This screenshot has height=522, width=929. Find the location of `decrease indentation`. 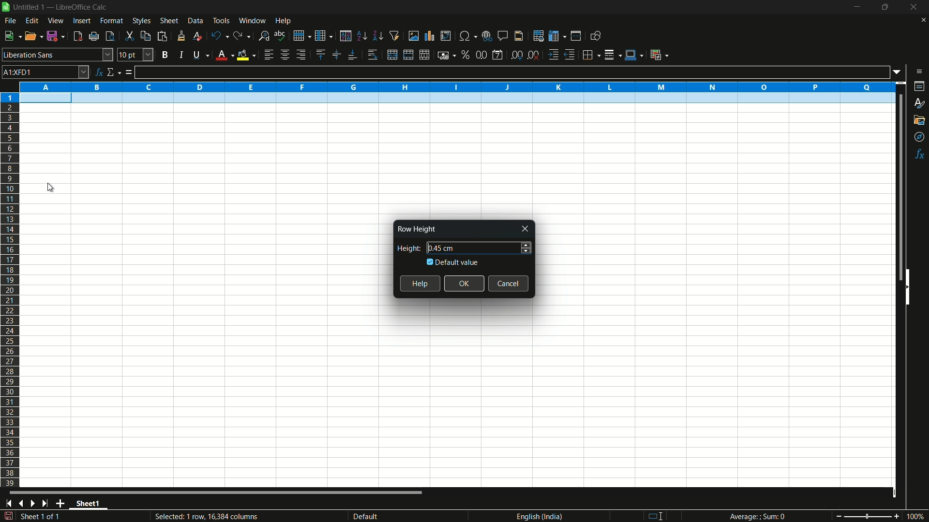

decrease indentation is located at coordinates (570, 55).